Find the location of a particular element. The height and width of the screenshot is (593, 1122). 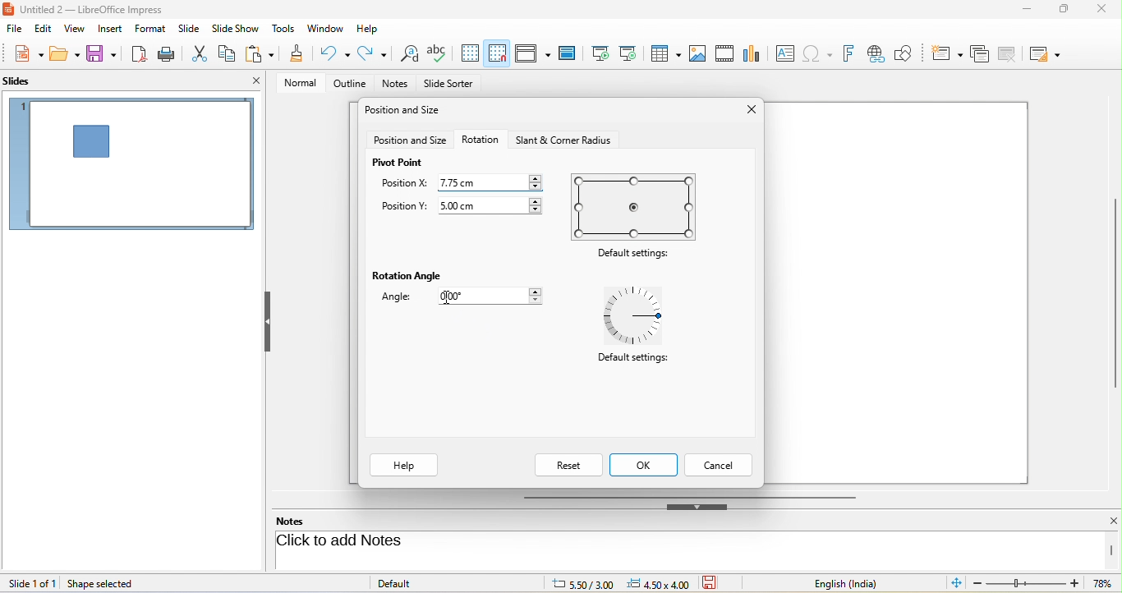

default is located at coordinates (412, 582).